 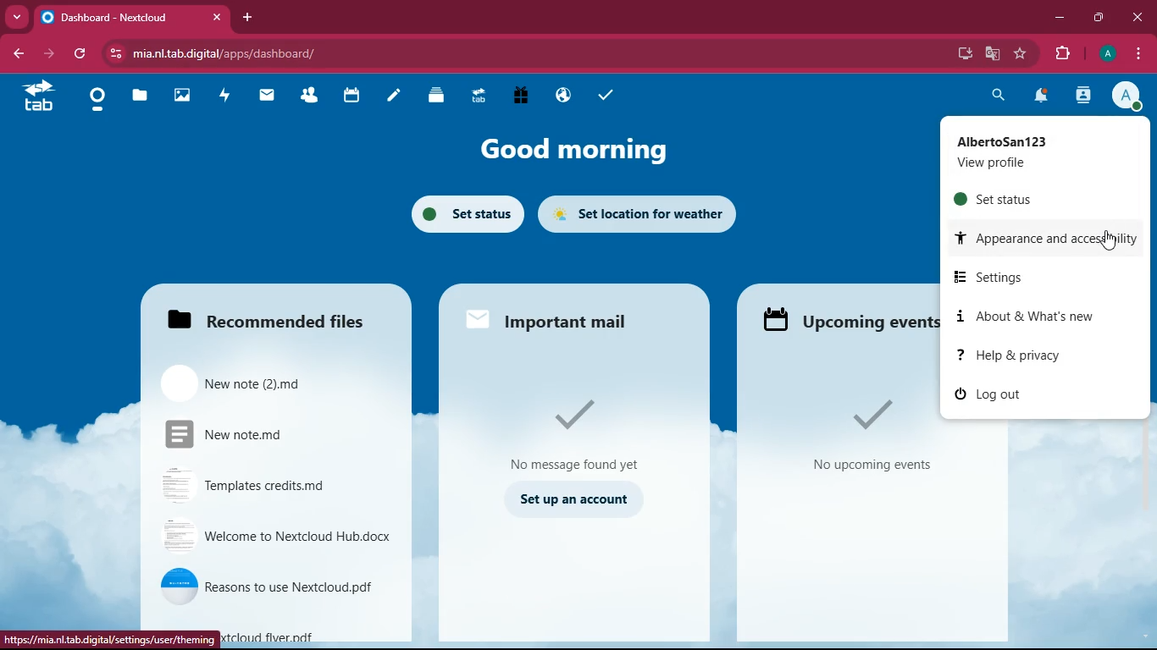 What do you see at coordinates (1004, 398) in the screenshot?
I see `log out` at bounding box center [1004, 398].